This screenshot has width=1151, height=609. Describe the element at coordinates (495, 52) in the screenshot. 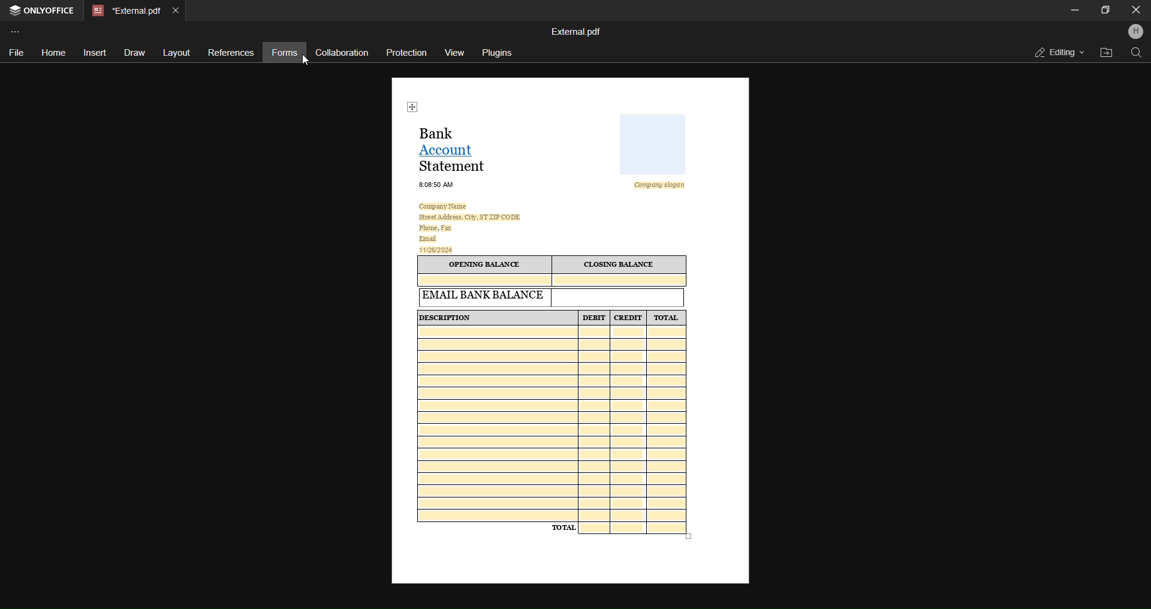

I see `plugins` at that location.